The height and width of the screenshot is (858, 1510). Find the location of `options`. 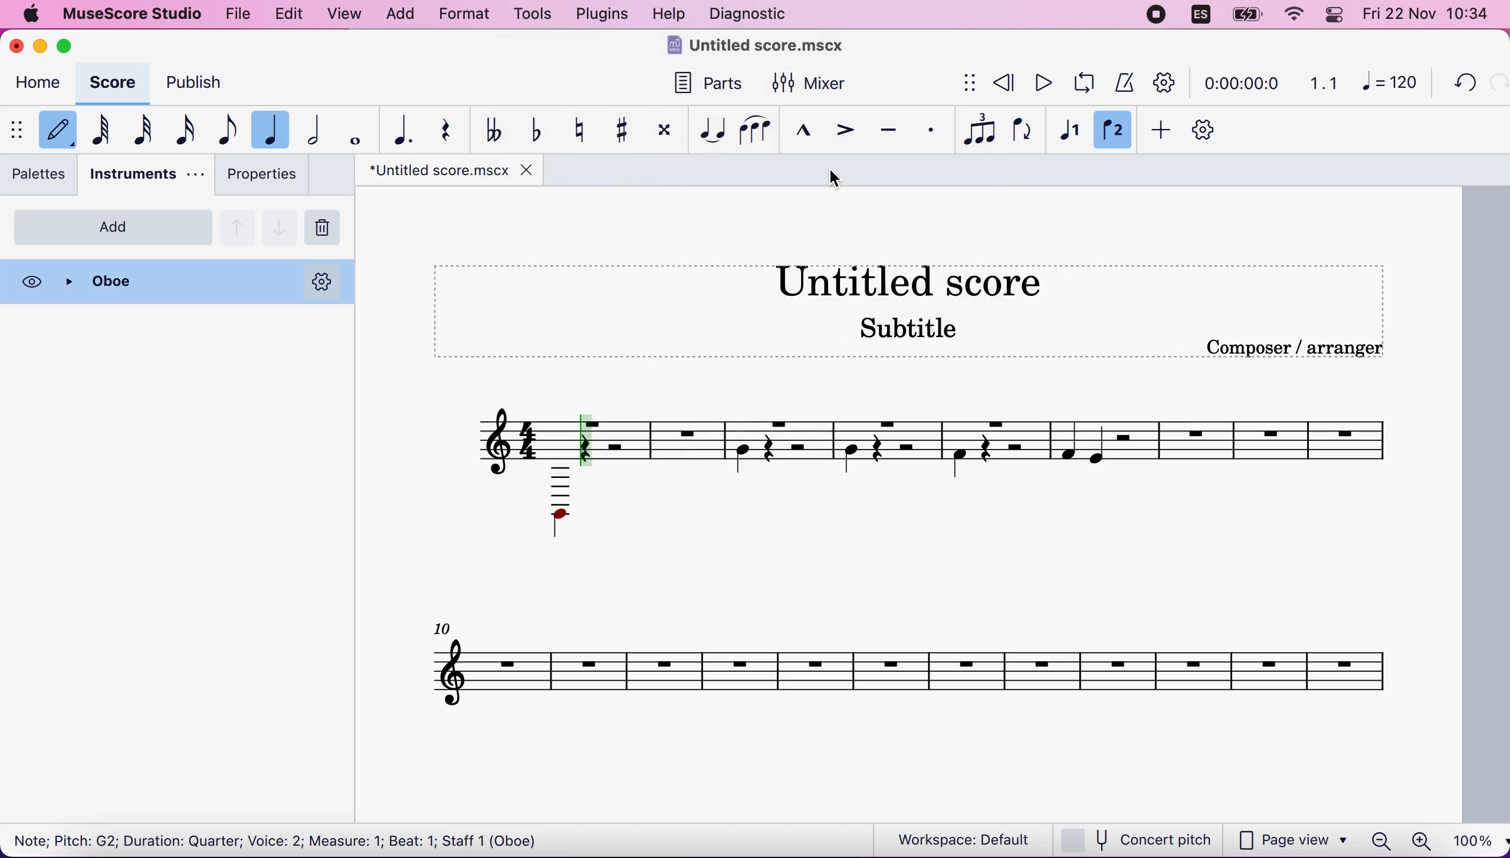

options is located at coordinates (323, 281).